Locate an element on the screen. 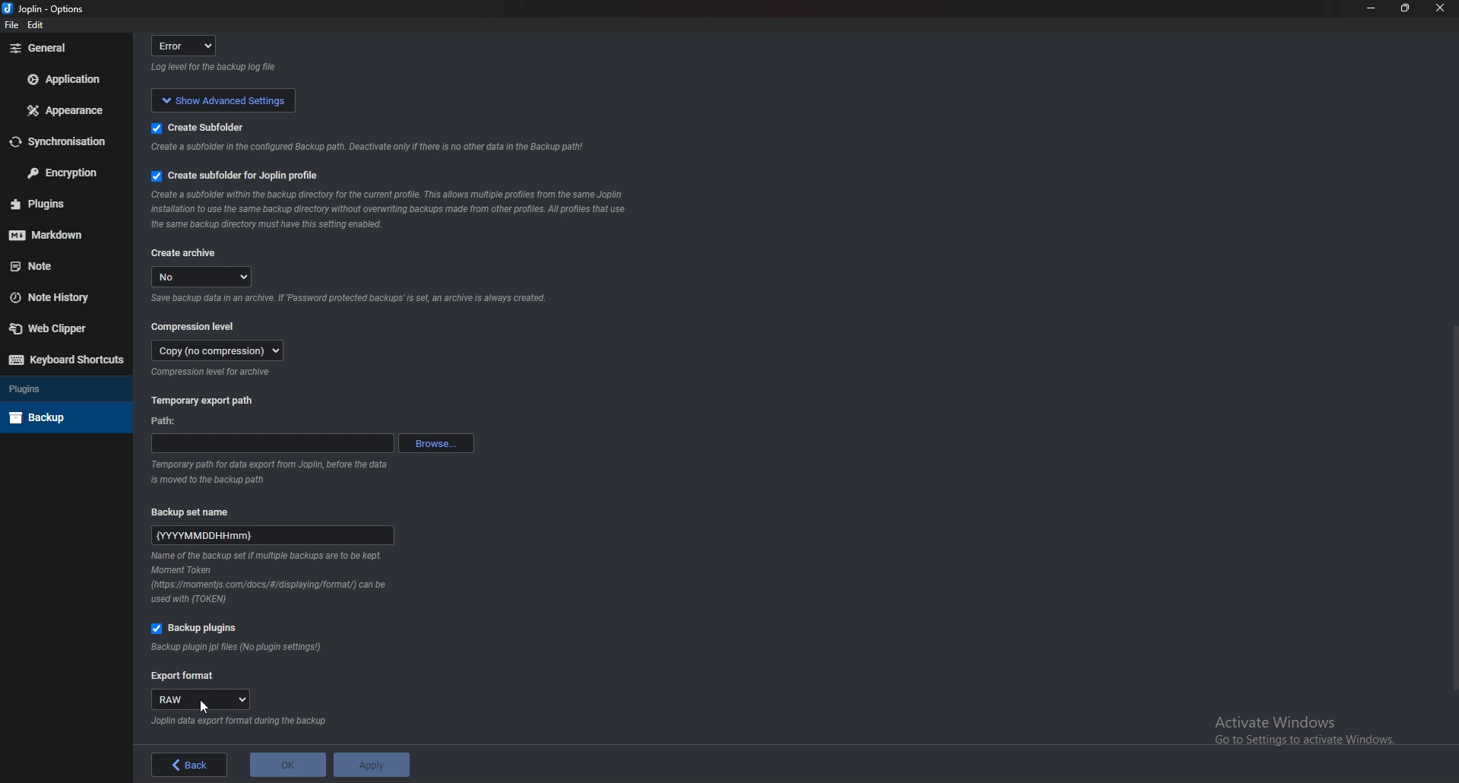 The image size is (1459, 783). show advanced settings is located at coordinates (220, 99).